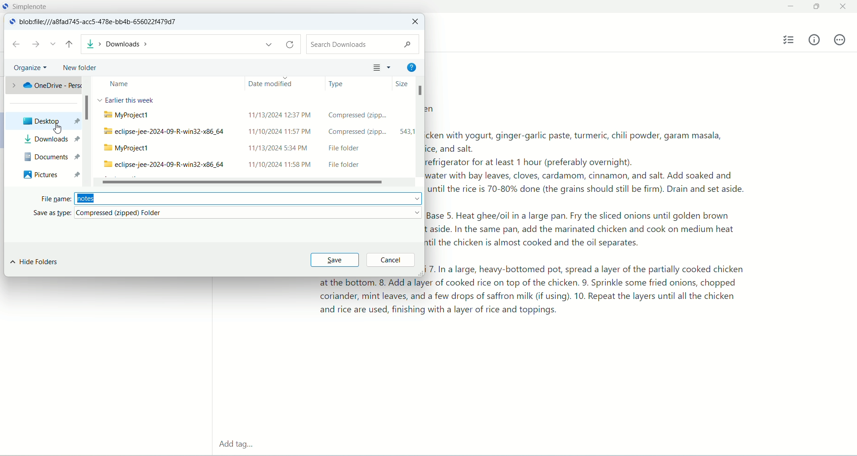 The width and height of the screenshot is (857, 456). Describe the element at coordinates (226, 215) in the screenshot. I see `save as type` at that location.